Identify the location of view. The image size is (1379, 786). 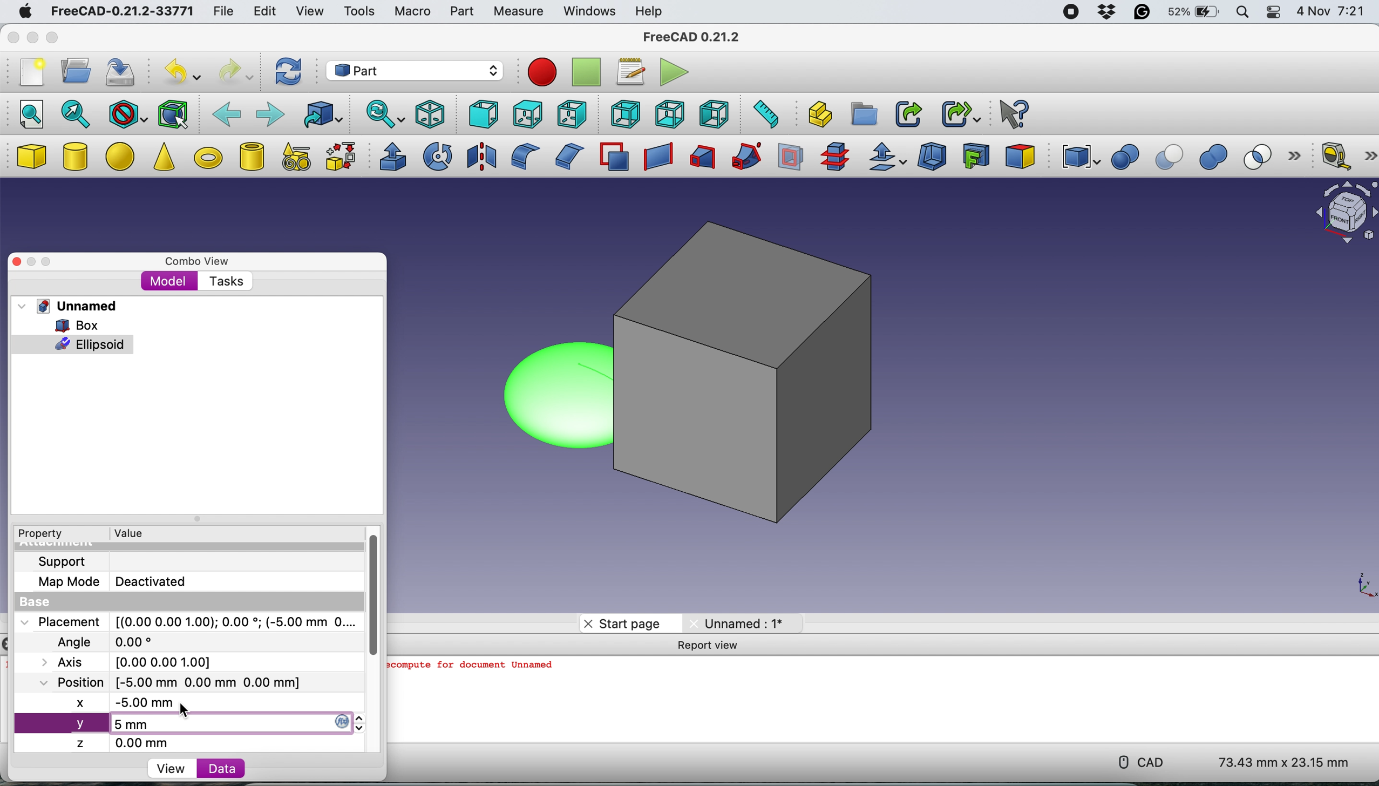
(309, 10).